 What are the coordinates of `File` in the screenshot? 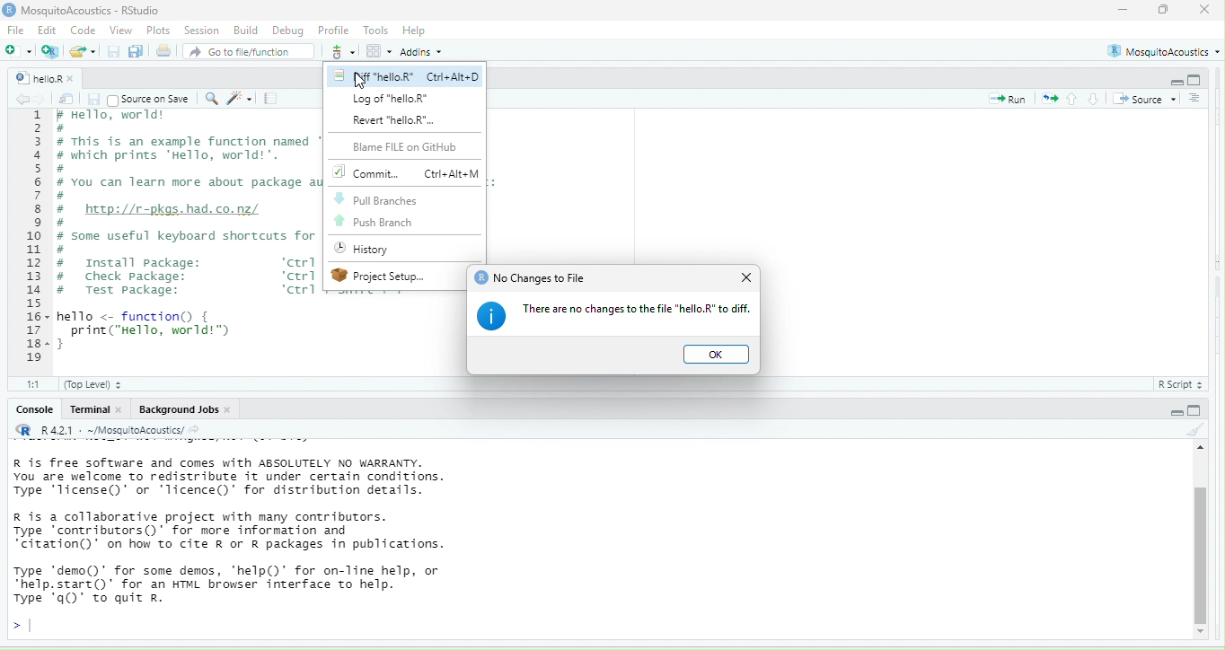 It's located at (17, 31).